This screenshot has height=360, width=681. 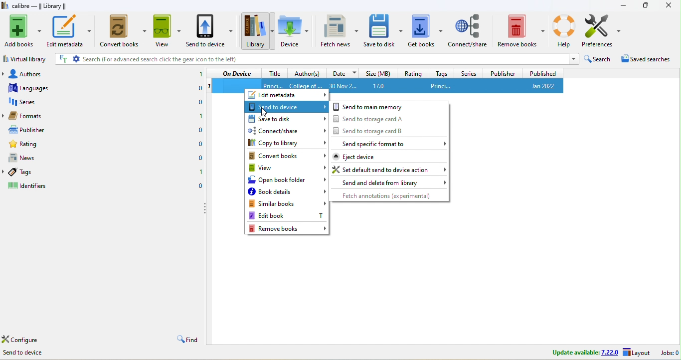 What do you see at coordinates (124, 31) in the screenshot?
I see `convert books` at bounding box center [124, 31].